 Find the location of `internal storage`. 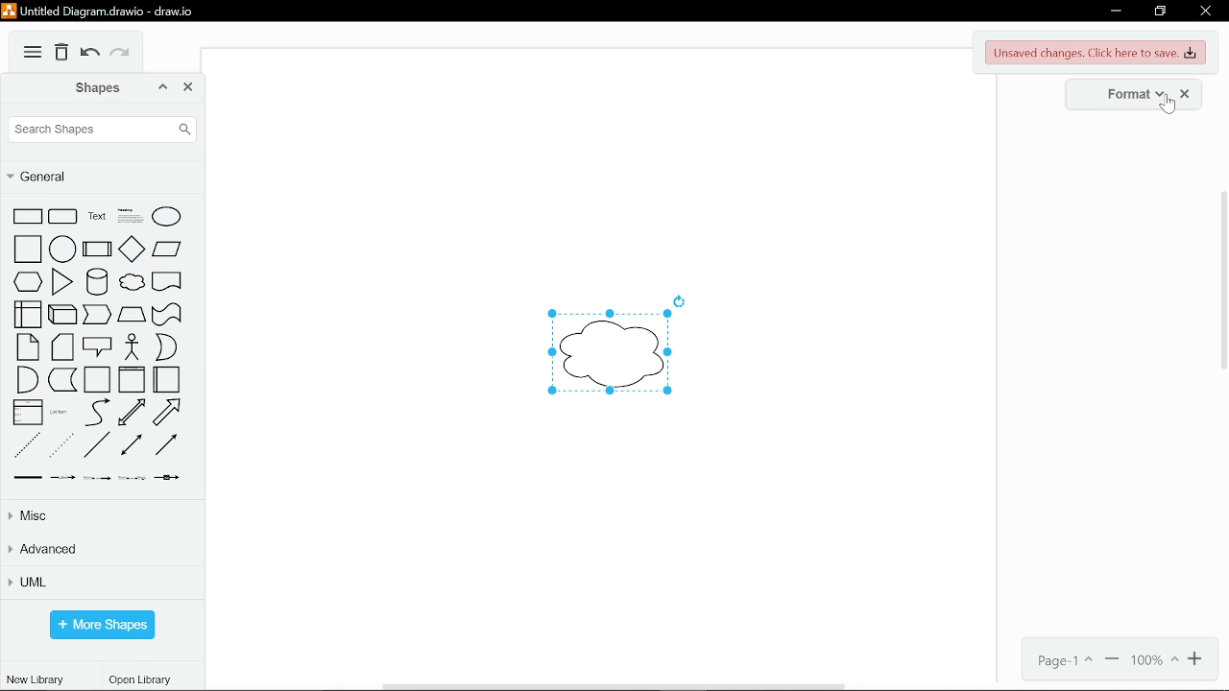

internal storage is located at coordinates (28, 315).